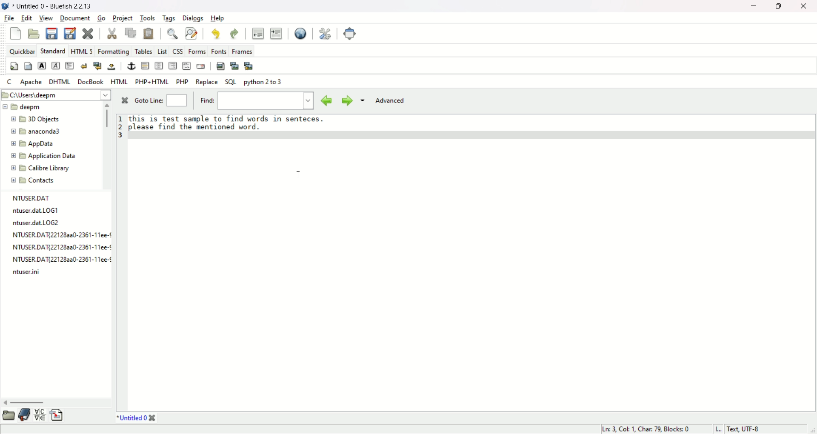 This screenshot has height=434, width=817. I want to click on anchor/hyperlink, so click(132, 66).